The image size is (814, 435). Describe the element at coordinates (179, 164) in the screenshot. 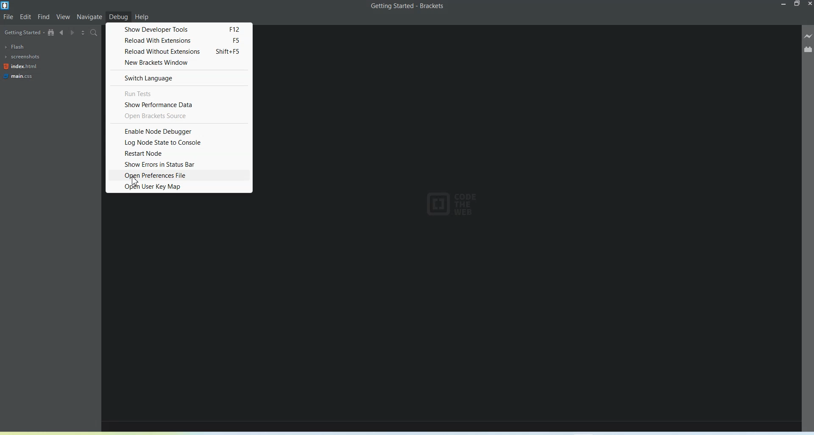

I see `Show Errors in status Bar` at that location.